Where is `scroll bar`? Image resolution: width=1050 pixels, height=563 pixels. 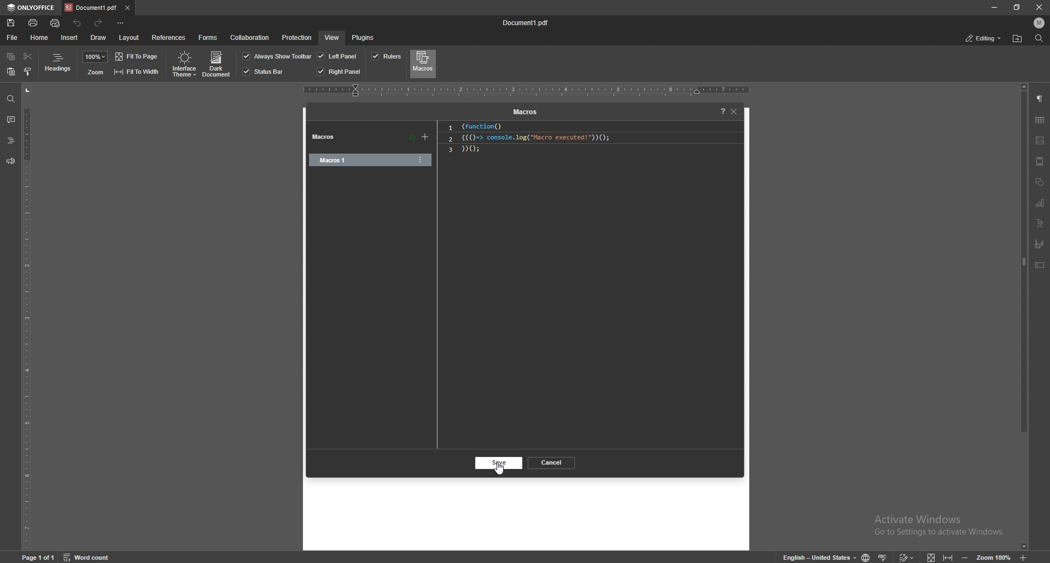 scroll bar is located at coordinates (1024, 316).